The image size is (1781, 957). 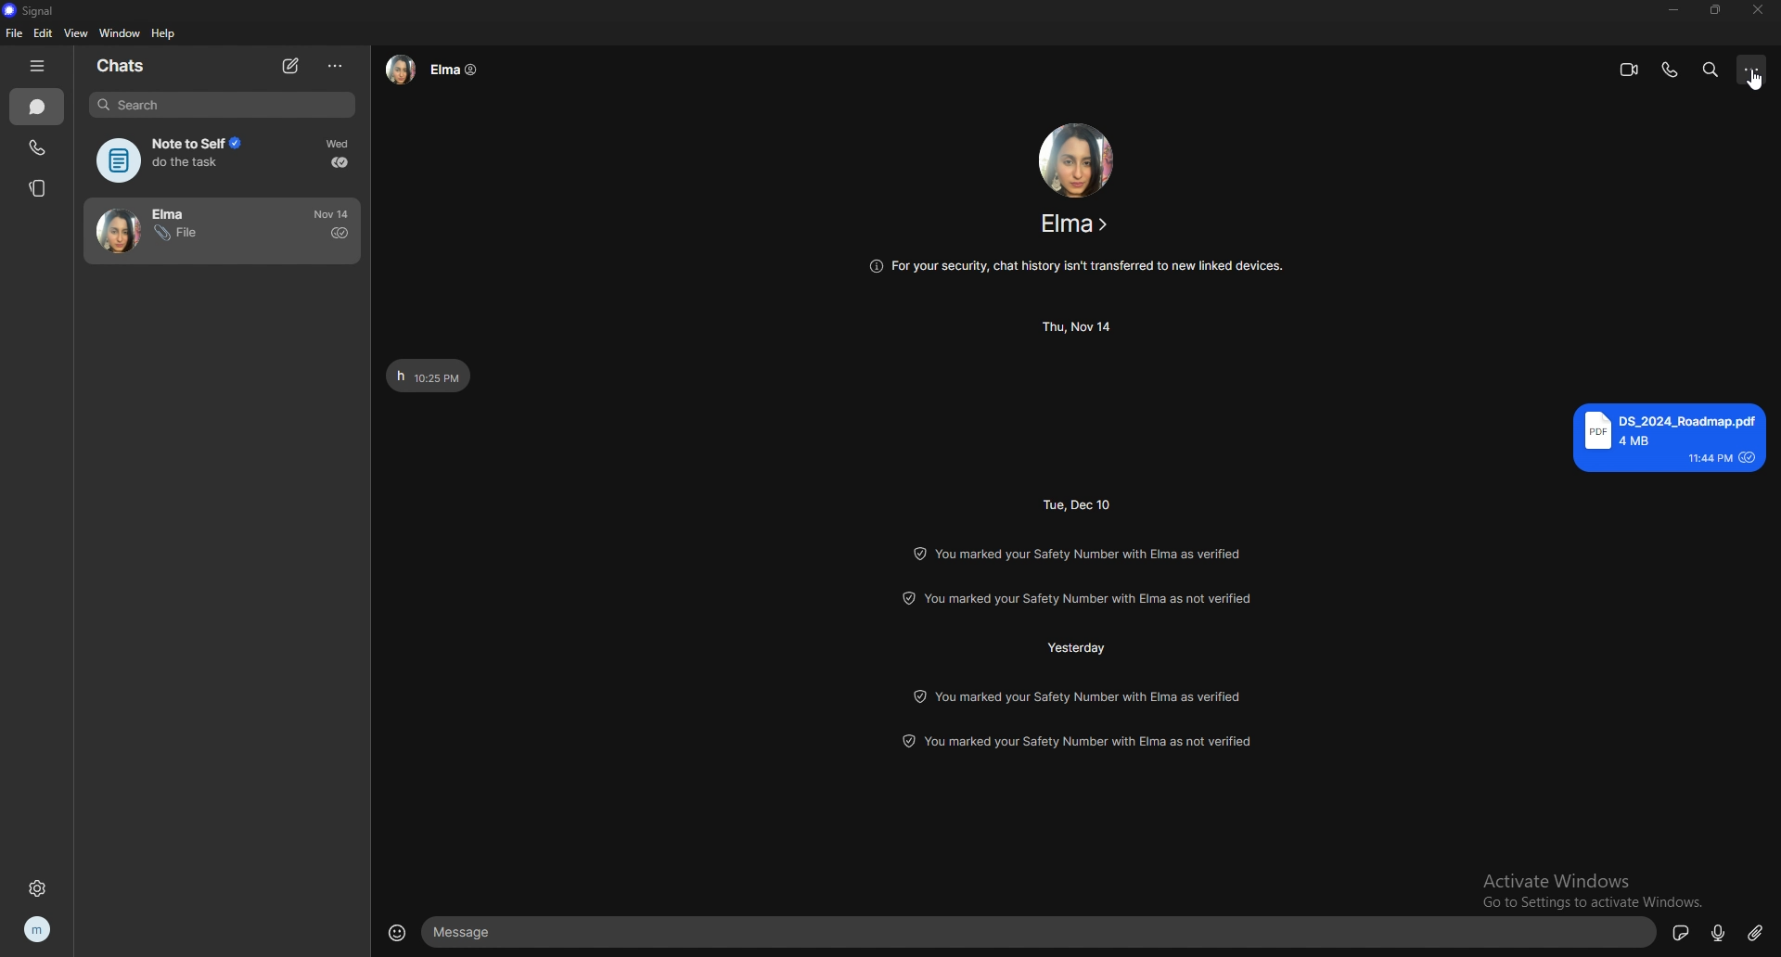 I want to click on time, so click(x=340, y=144).